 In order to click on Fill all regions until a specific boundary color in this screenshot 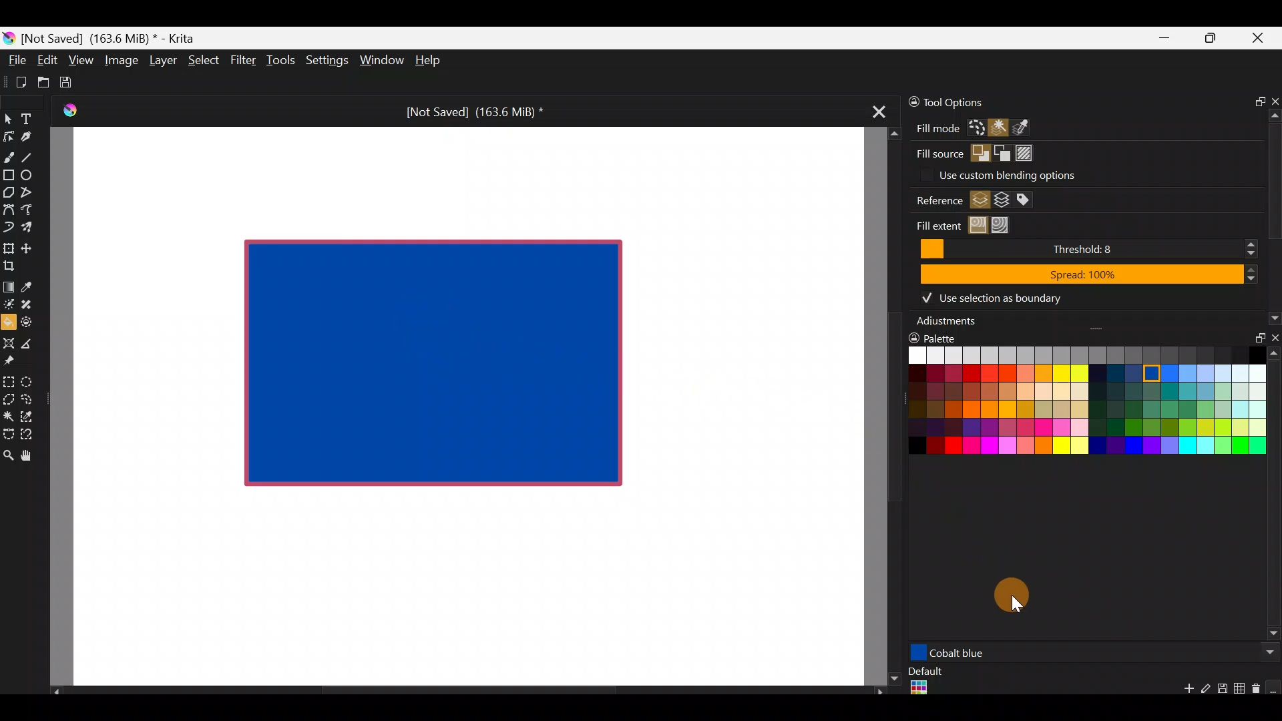, I will do `click(1004, 224)`.